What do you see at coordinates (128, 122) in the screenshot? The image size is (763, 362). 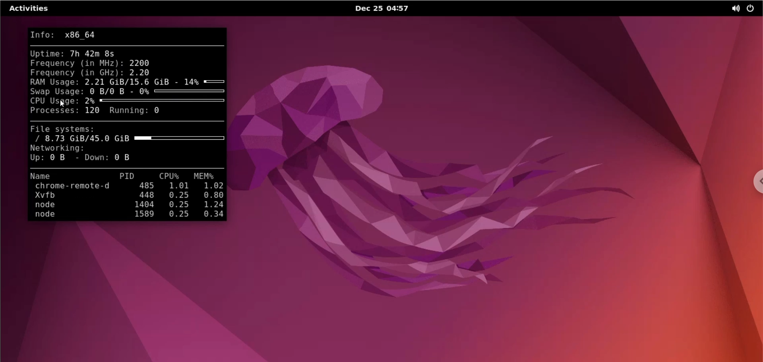 I see `line ` at bounding box center [128, 122].